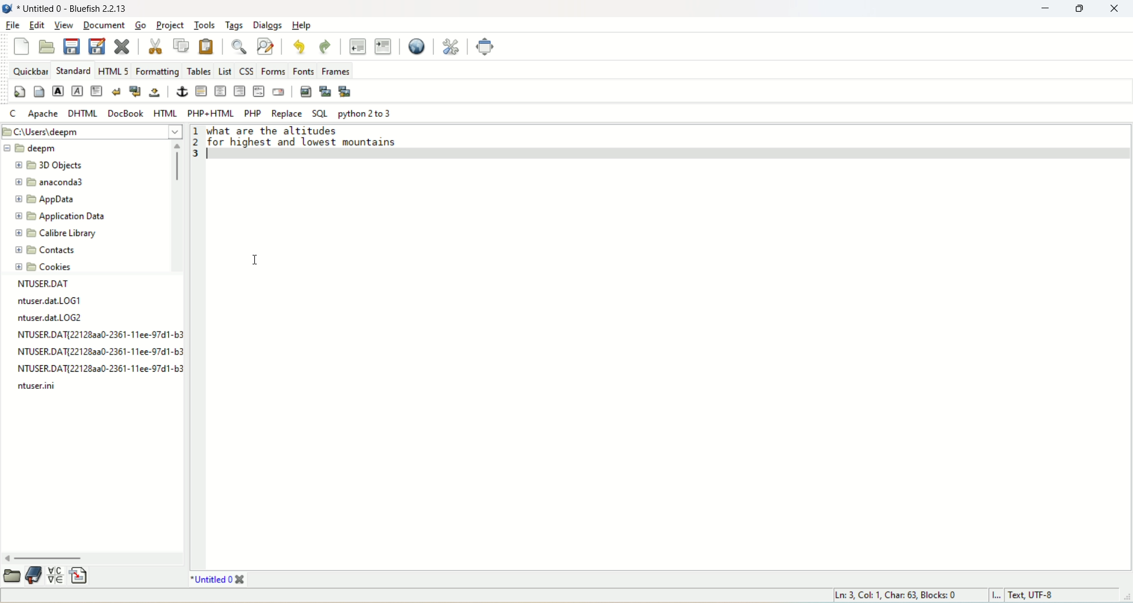 The height and width of the screenshot is (603, 1133). Describe the element at coordinates (418, 47) in the screenshot. I see `preview in browser` at that location.